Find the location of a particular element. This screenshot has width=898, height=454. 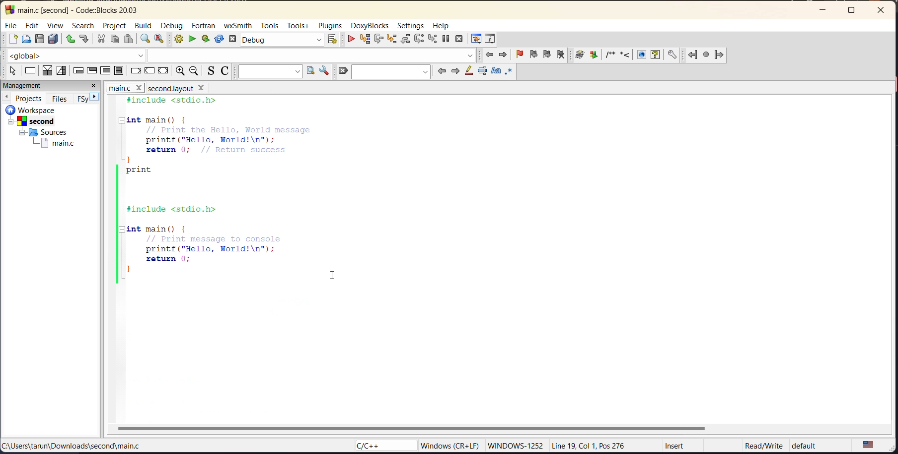

cut is located at coordinates (100, 39).